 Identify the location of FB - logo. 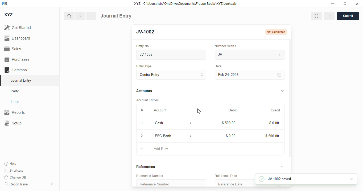
(5, 3).